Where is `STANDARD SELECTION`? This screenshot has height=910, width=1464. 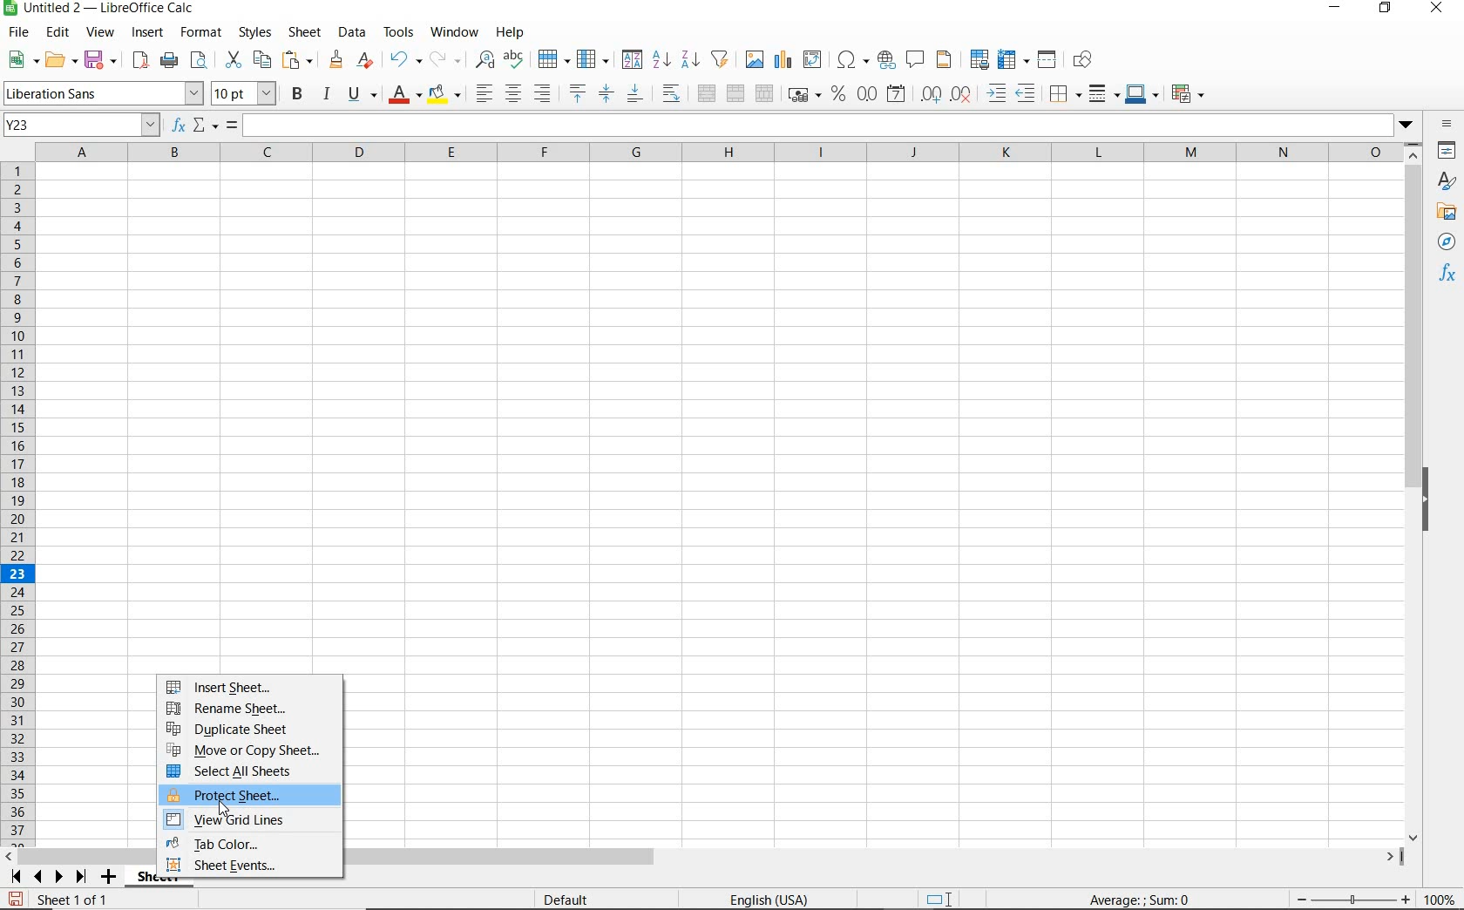
STANDARD SELECTION is located at coordinates (940, 900).